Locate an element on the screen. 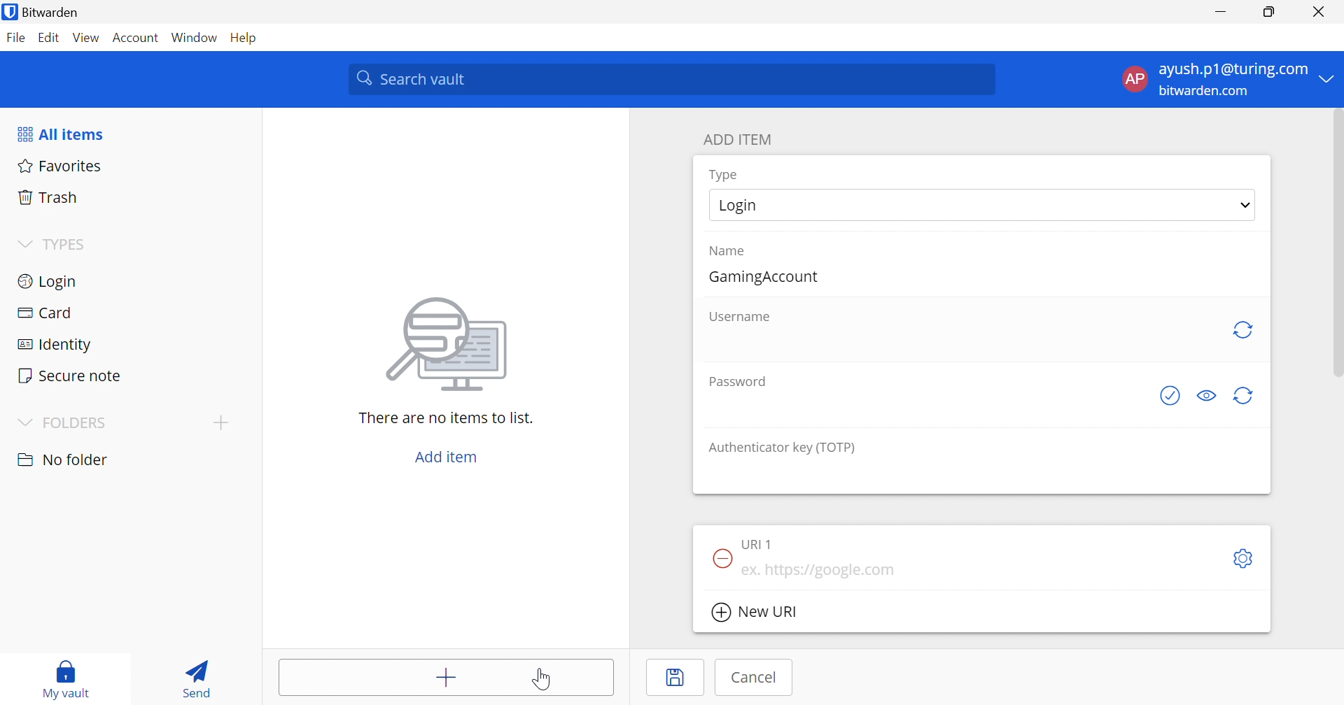  Search vault is located at coordinates (673, 79).